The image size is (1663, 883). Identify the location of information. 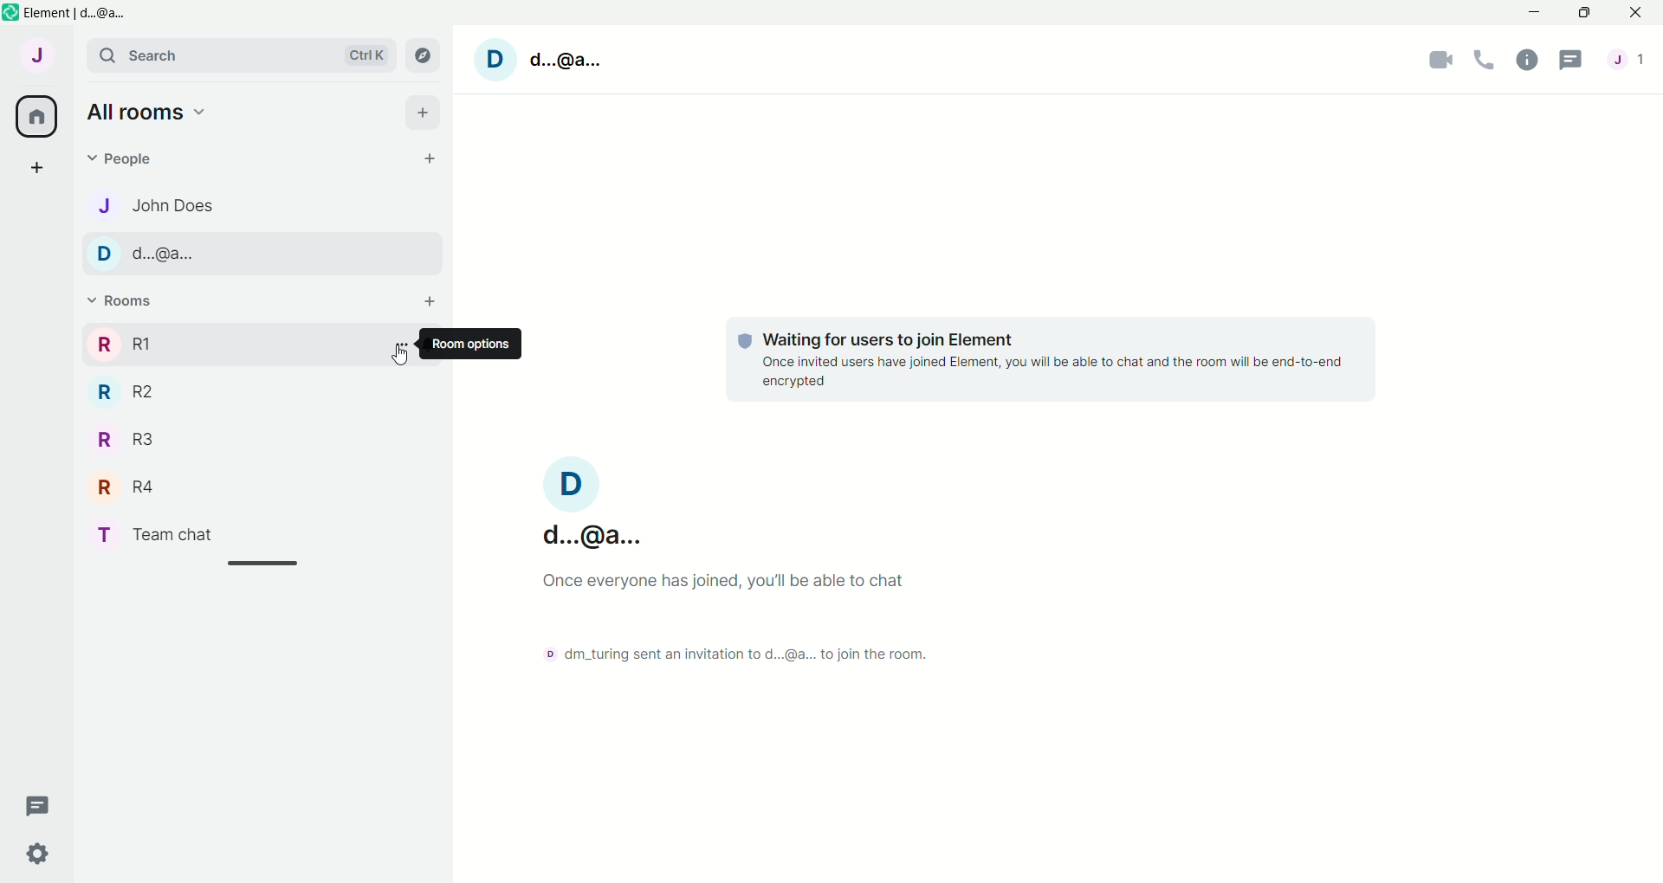
(1531, 61).